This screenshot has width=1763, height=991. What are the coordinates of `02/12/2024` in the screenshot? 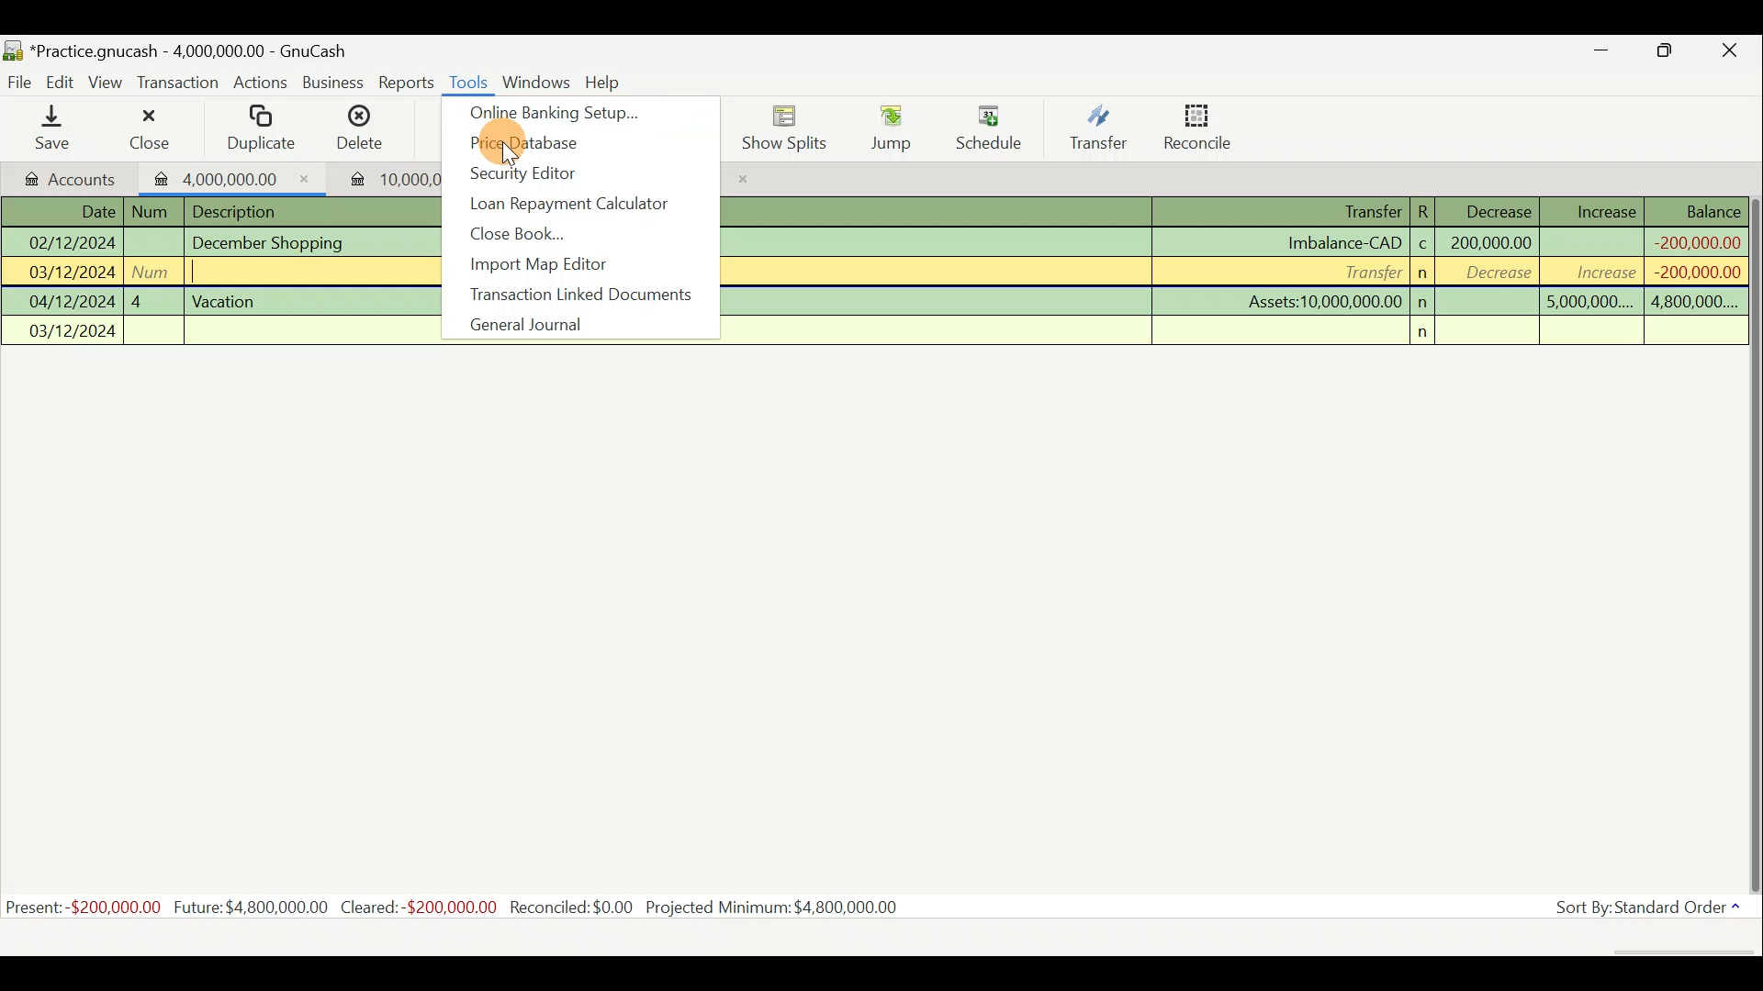 It's located at (70, 240).